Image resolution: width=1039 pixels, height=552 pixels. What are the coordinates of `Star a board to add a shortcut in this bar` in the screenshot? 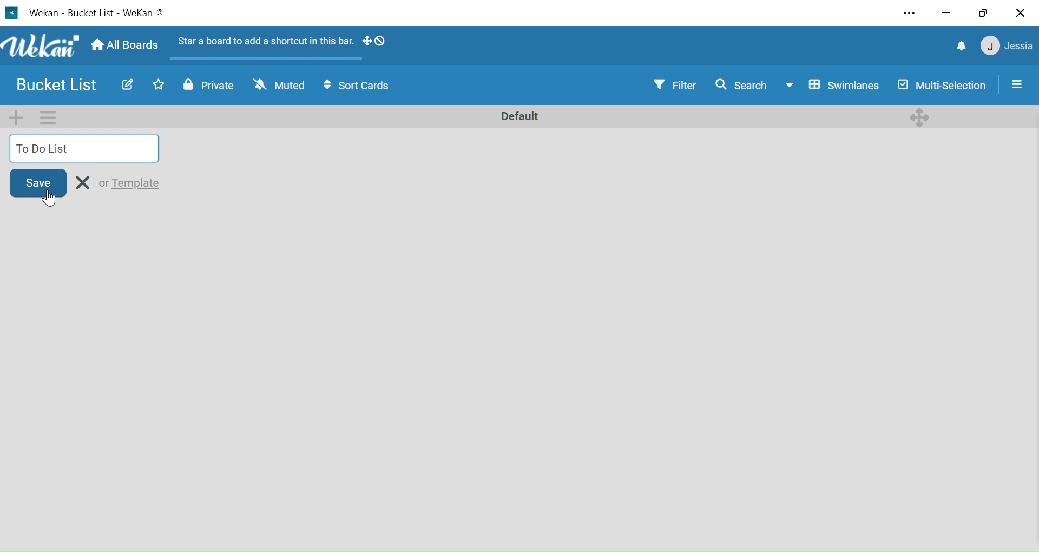 It's located at (262, 43).